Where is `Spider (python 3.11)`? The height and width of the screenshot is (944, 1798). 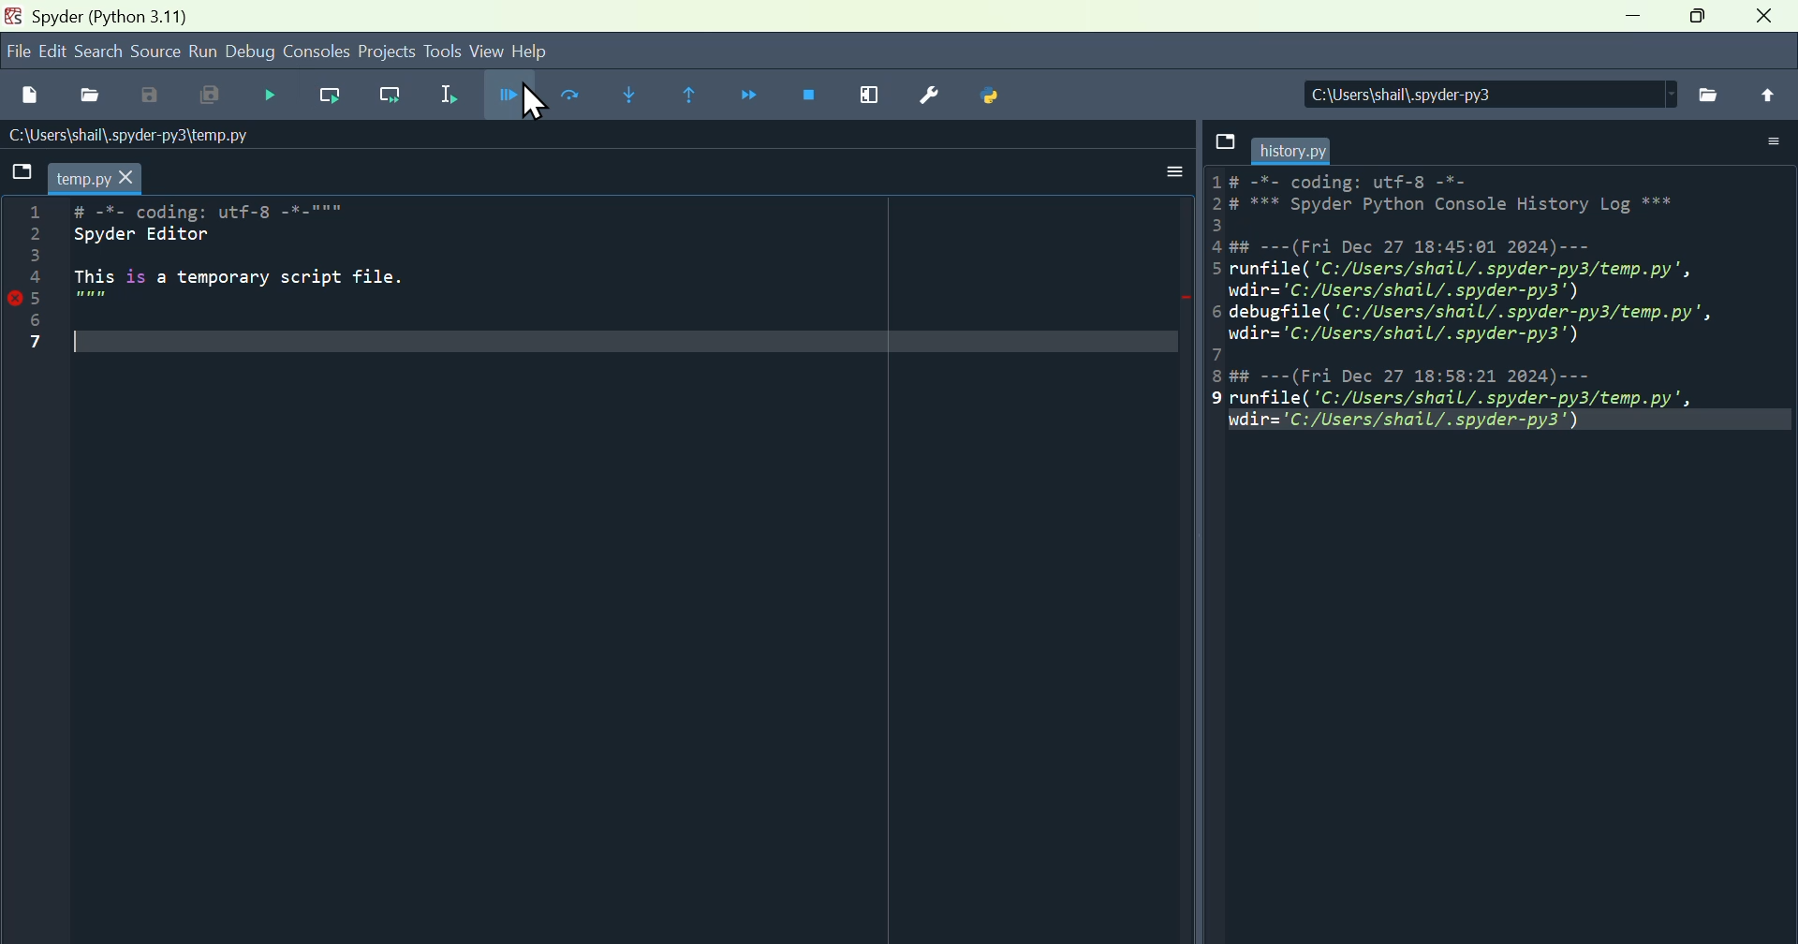 Spider (python 3.11) is located at coordinates (142, 13).